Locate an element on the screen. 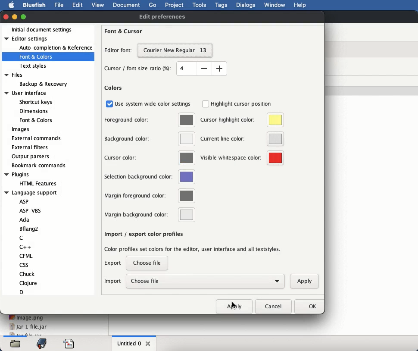  minimize is located at coordinates (15, 17).